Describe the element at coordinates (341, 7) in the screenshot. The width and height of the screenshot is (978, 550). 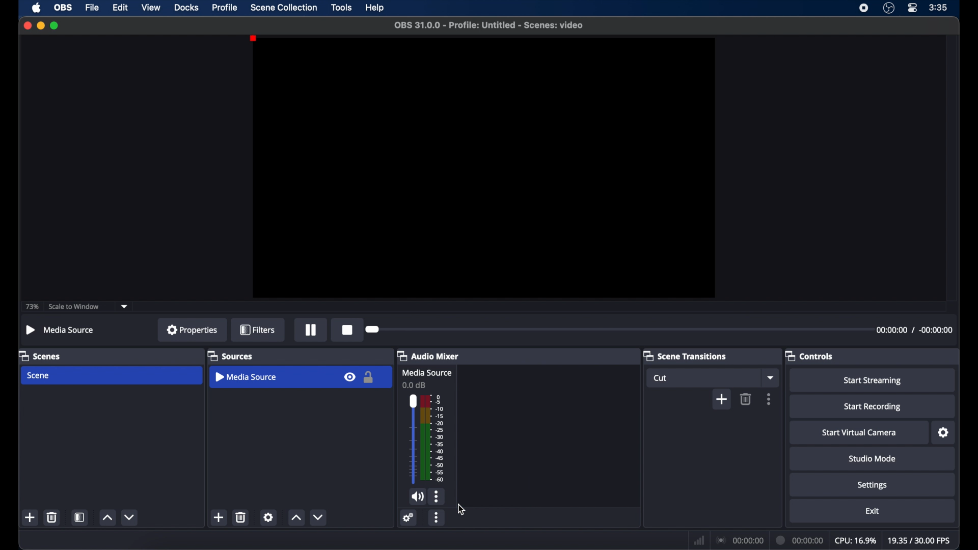
I see `tools` at that location.